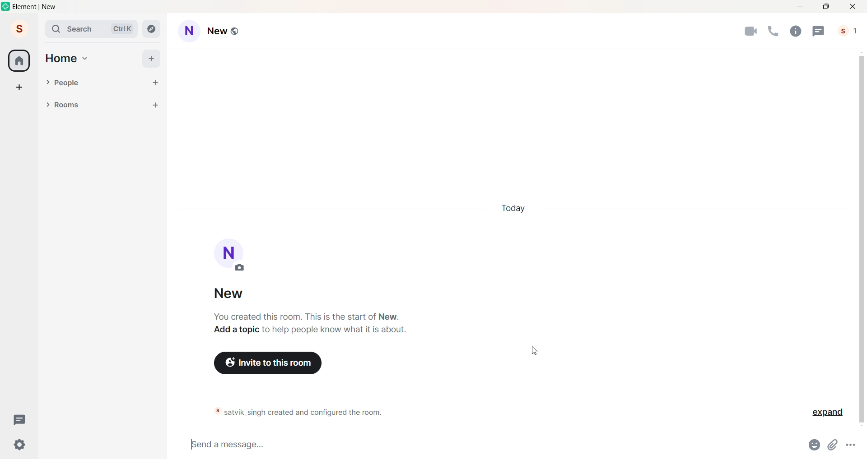  I want to click on Threads, so click(822, 31).